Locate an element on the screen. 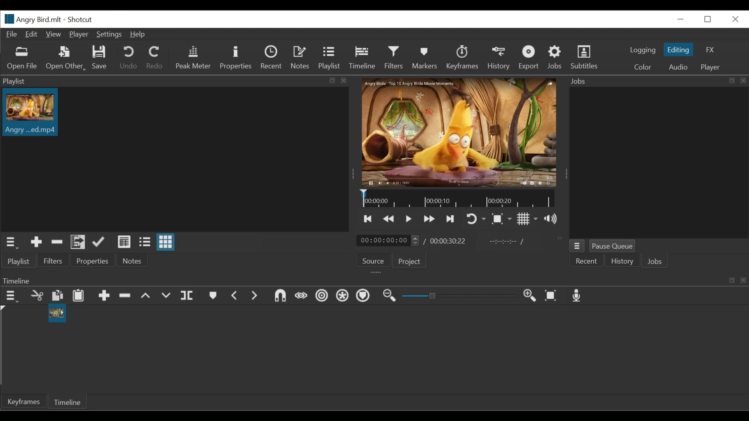 Image resolution: width=749 pixels, height=421 pixels. split payhead is located at coordinates (187, 295).